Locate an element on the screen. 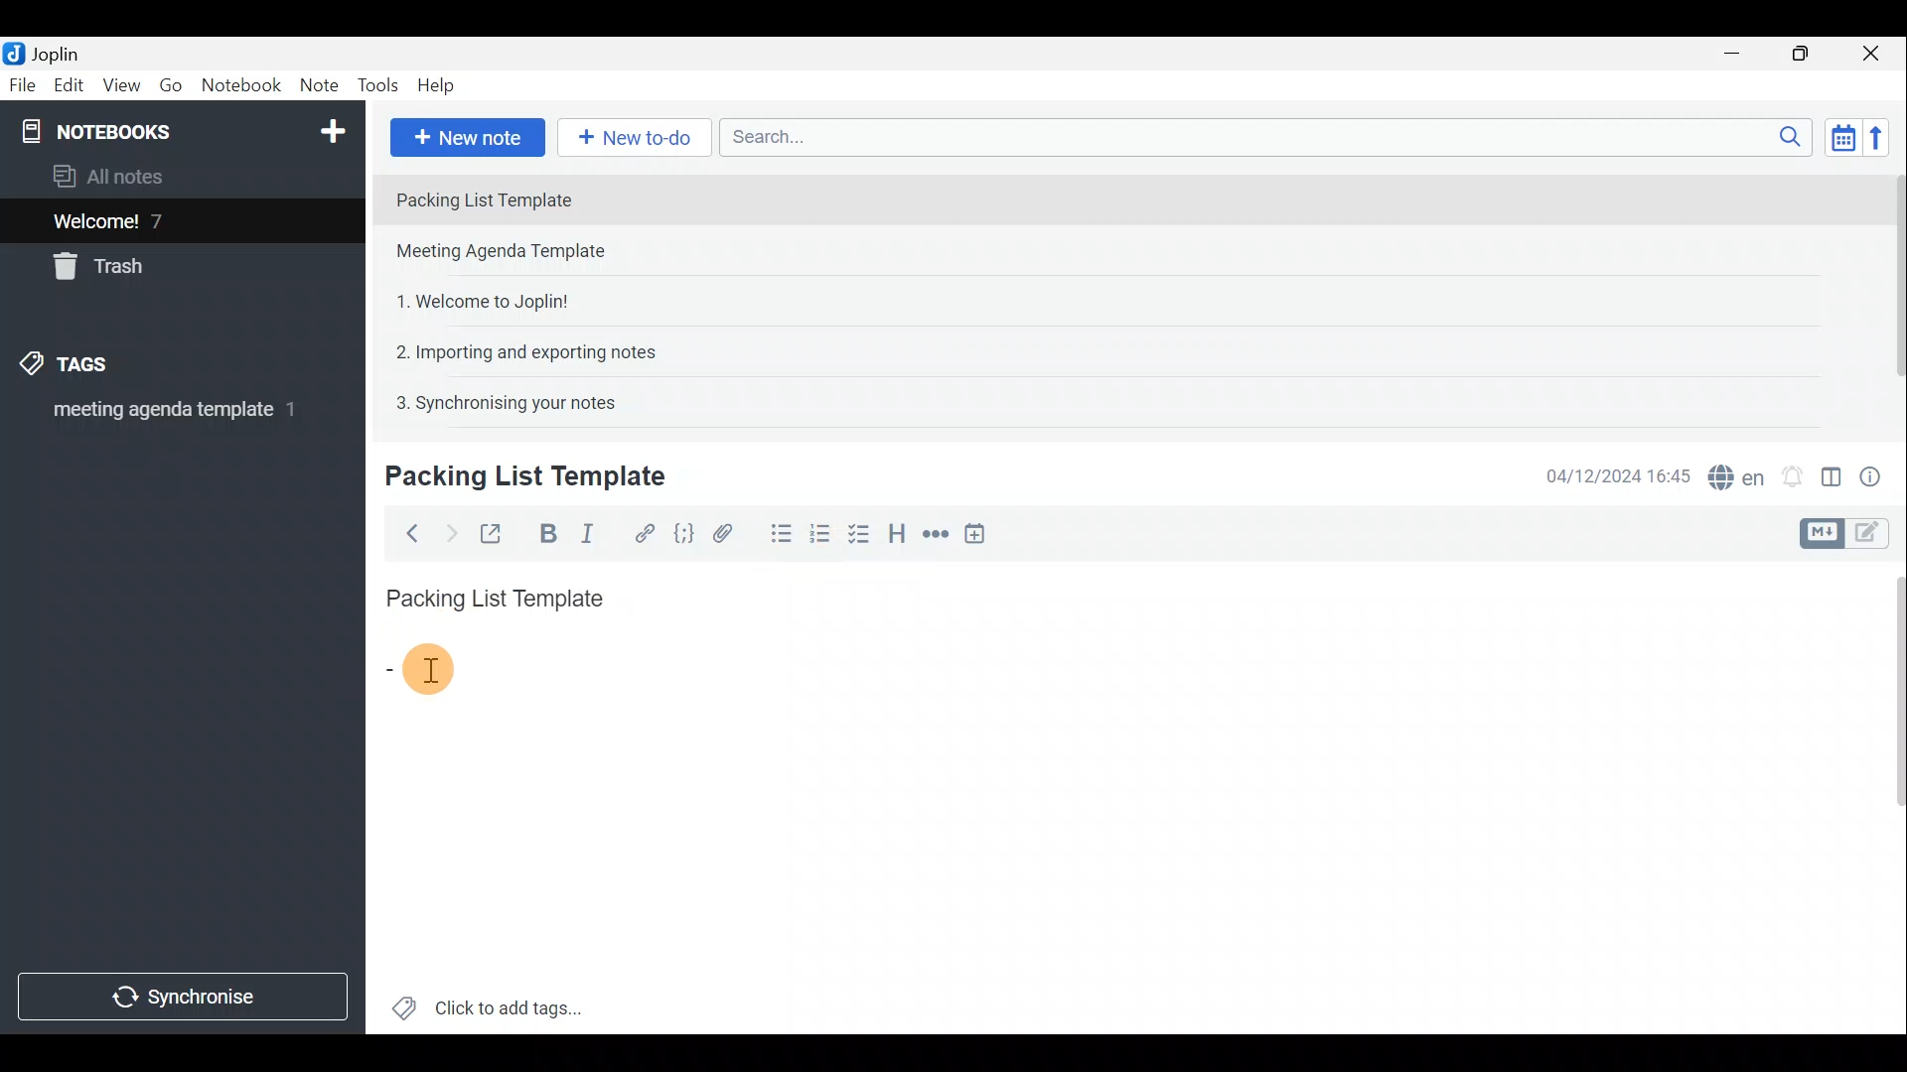  Horizontal rule is located at coordinates (933, 534).